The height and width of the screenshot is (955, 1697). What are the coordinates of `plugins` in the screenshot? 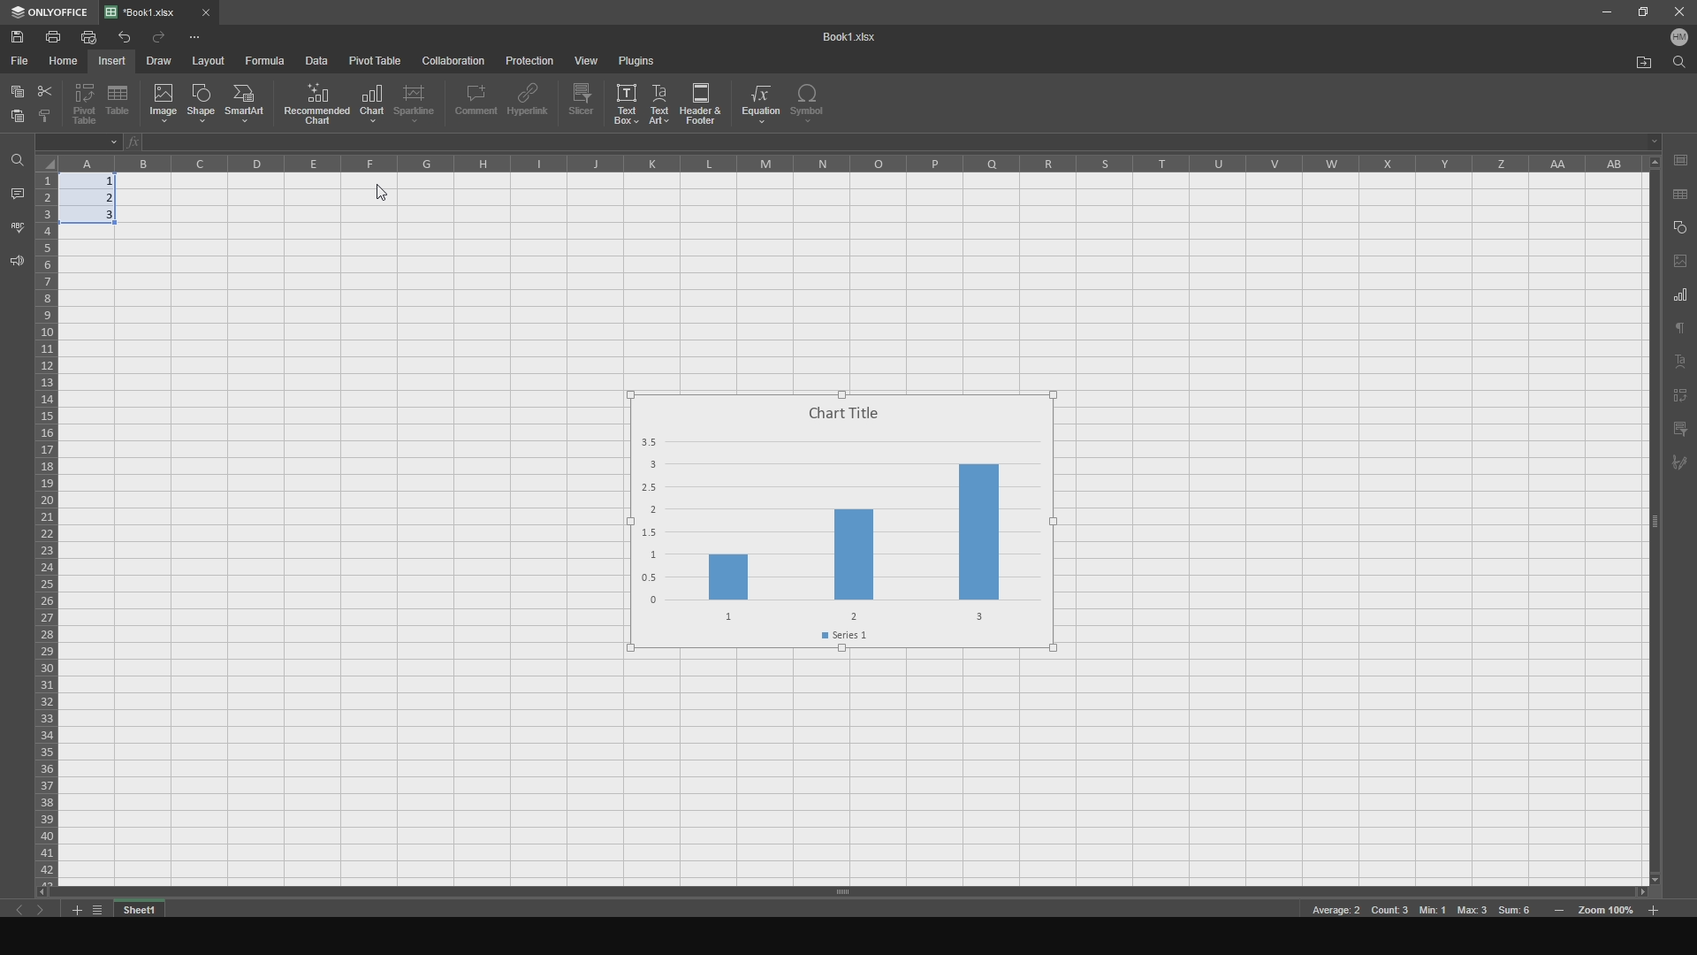 It's located at (645, 58).